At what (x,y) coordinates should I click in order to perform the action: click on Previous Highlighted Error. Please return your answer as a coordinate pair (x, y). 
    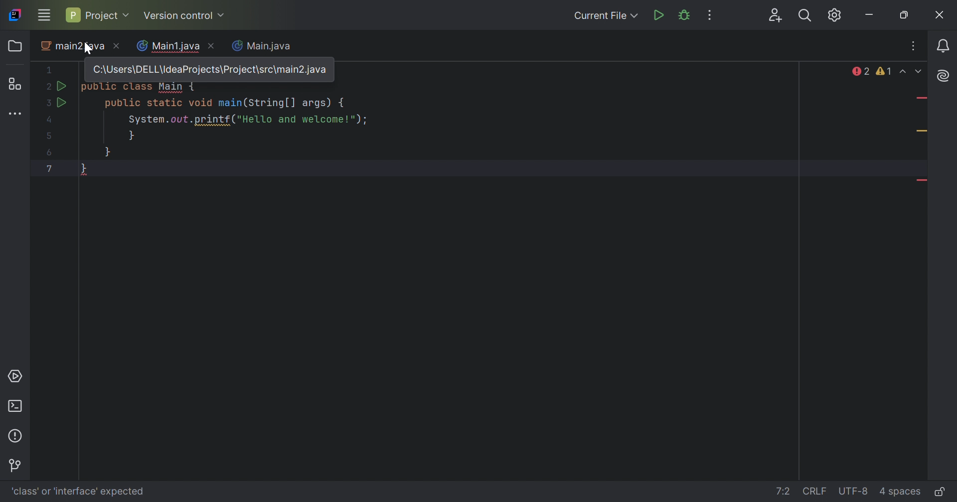
    Looking at the image, I should click on (904, 71).